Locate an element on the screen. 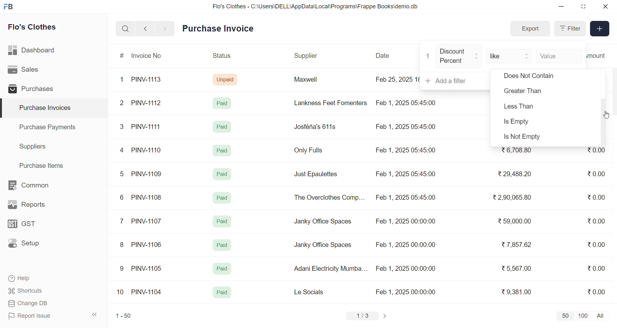 This screenshot has height=328, width=617. cursor is located at coordinates (607, 115).